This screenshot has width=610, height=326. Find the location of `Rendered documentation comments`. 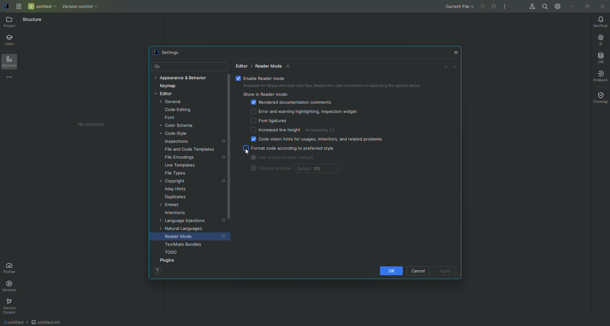

Rendered documentation comments is located at coordinates (292, 103).